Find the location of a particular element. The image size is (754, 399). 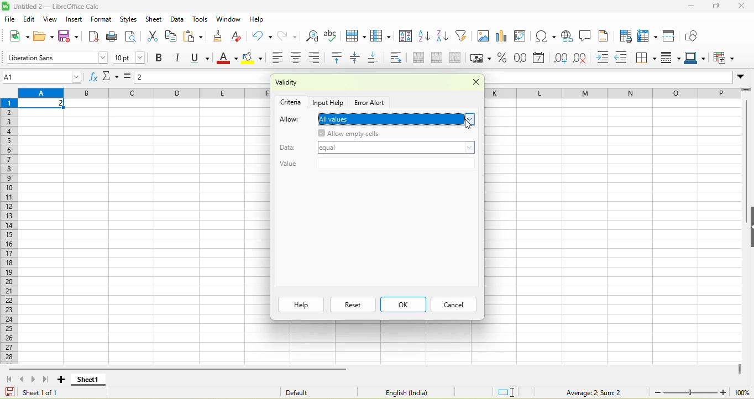

open is located at coordinates (44, 35).